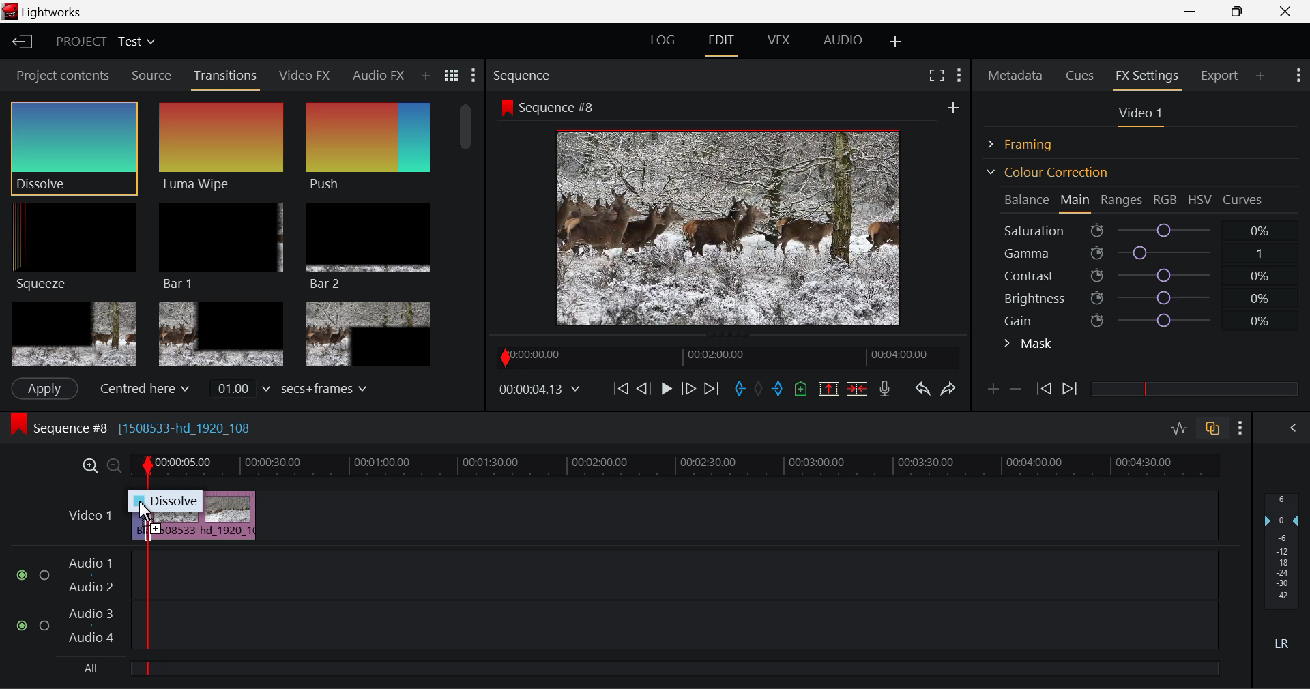 This screenshot has width=1310, height=689. Describe the element at coordinates (1076, 201) in the screenshot. I see `Main Tab Open` at that location.